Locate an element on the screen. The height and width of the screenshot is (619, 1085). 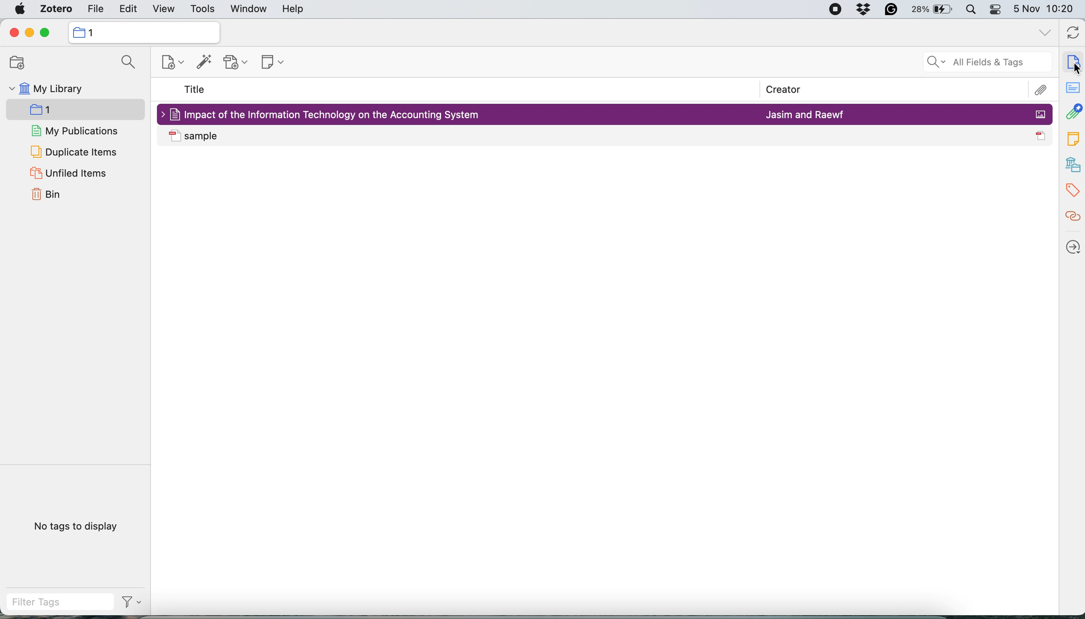
sample is located at coordinates (334, 135).